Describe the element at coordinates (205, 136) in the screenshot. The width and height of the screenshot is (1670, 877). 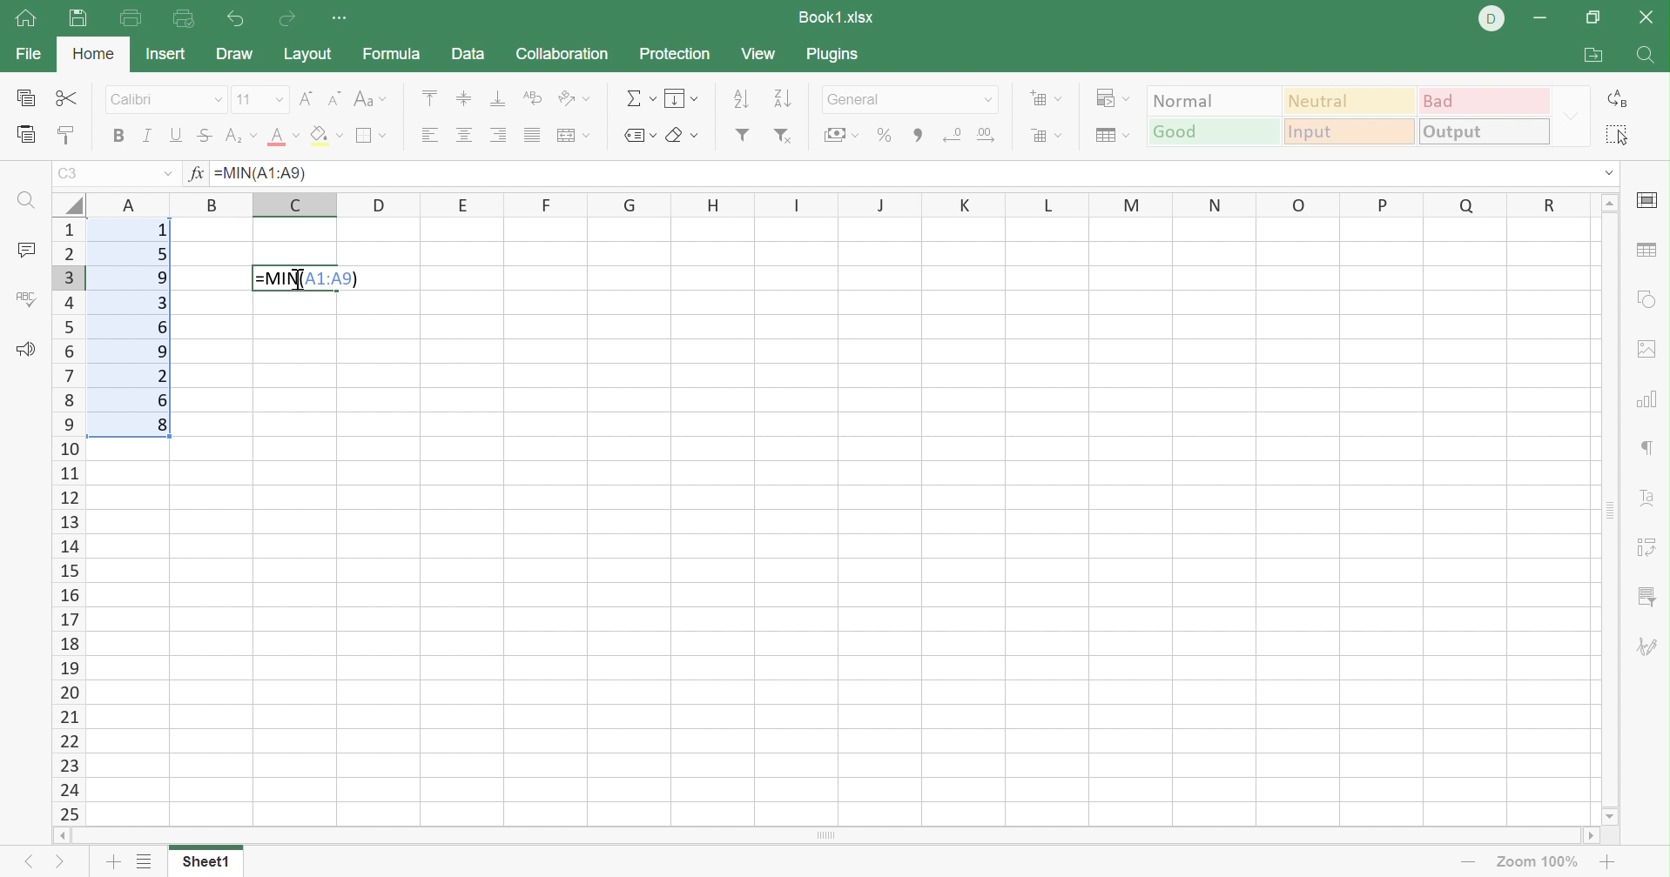
I see `Strikethrough` at that location.